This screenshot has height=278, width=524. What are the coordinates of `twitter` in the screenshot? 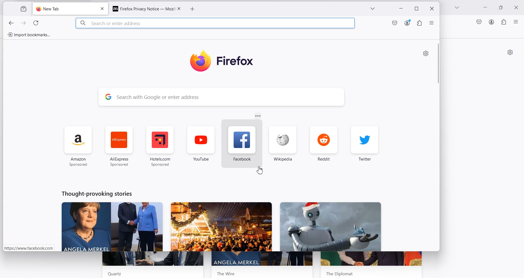 It's located at (365, 144).